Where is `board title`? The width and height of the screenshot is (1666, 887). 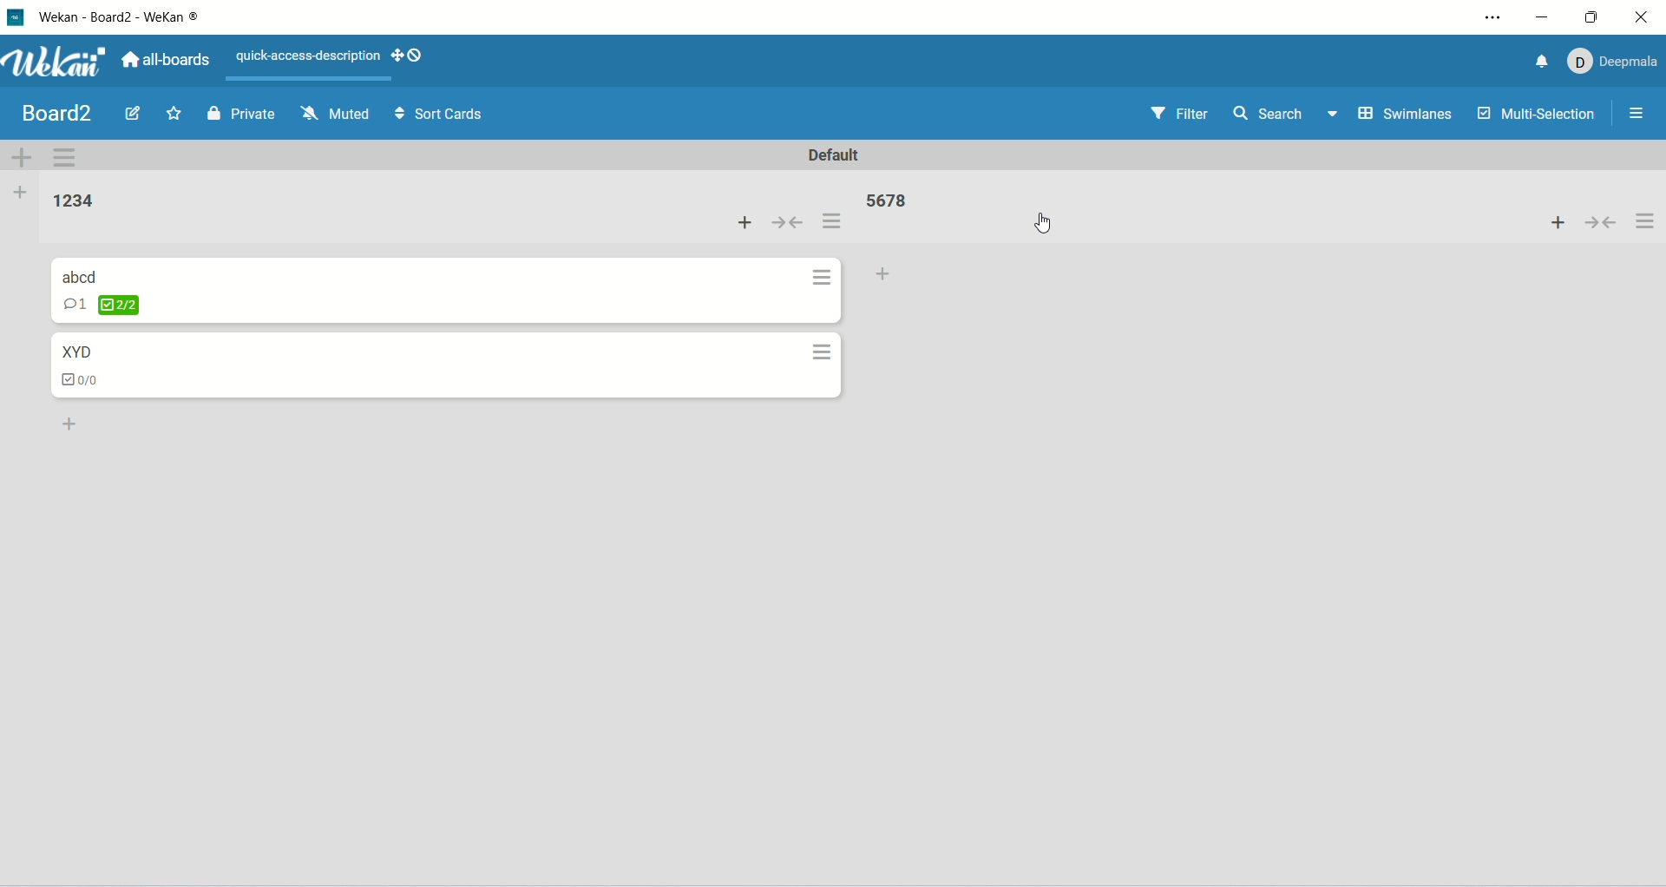 board title is located at coordinates (53, 113).